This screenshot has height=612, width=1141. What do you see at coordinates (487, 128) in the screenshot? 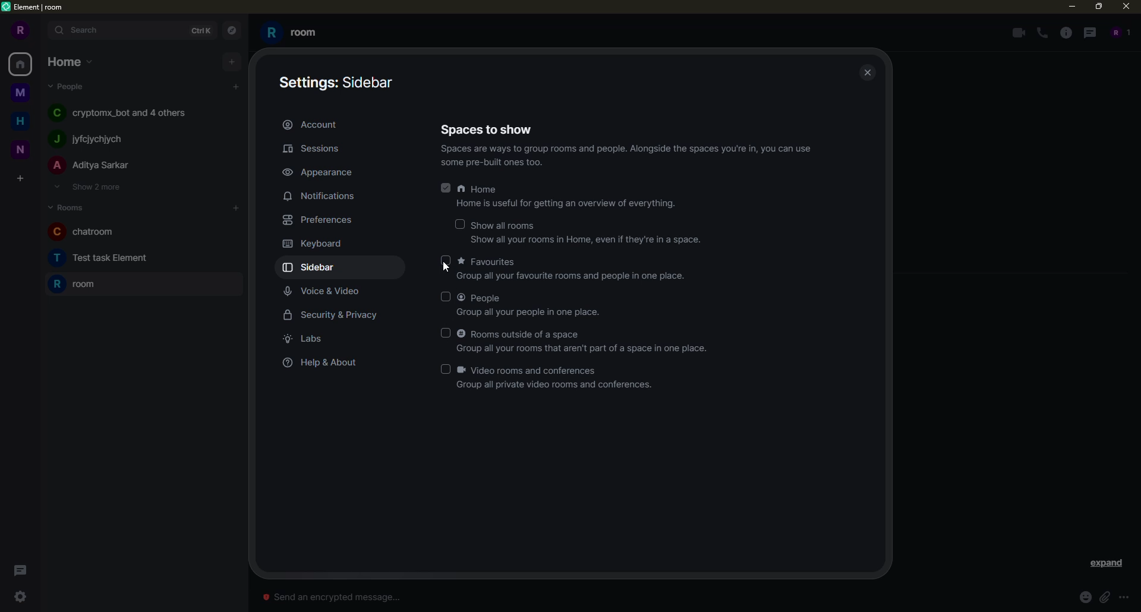
I see `spaces to show` at bounding box center [487, 128].